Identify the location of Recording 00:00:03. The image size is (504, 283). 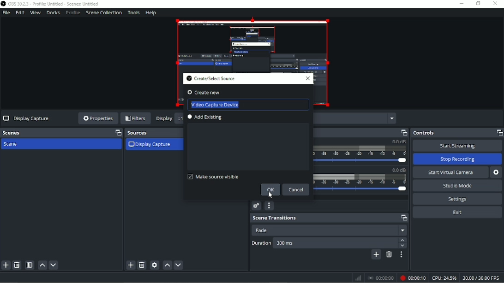
(413, 278).